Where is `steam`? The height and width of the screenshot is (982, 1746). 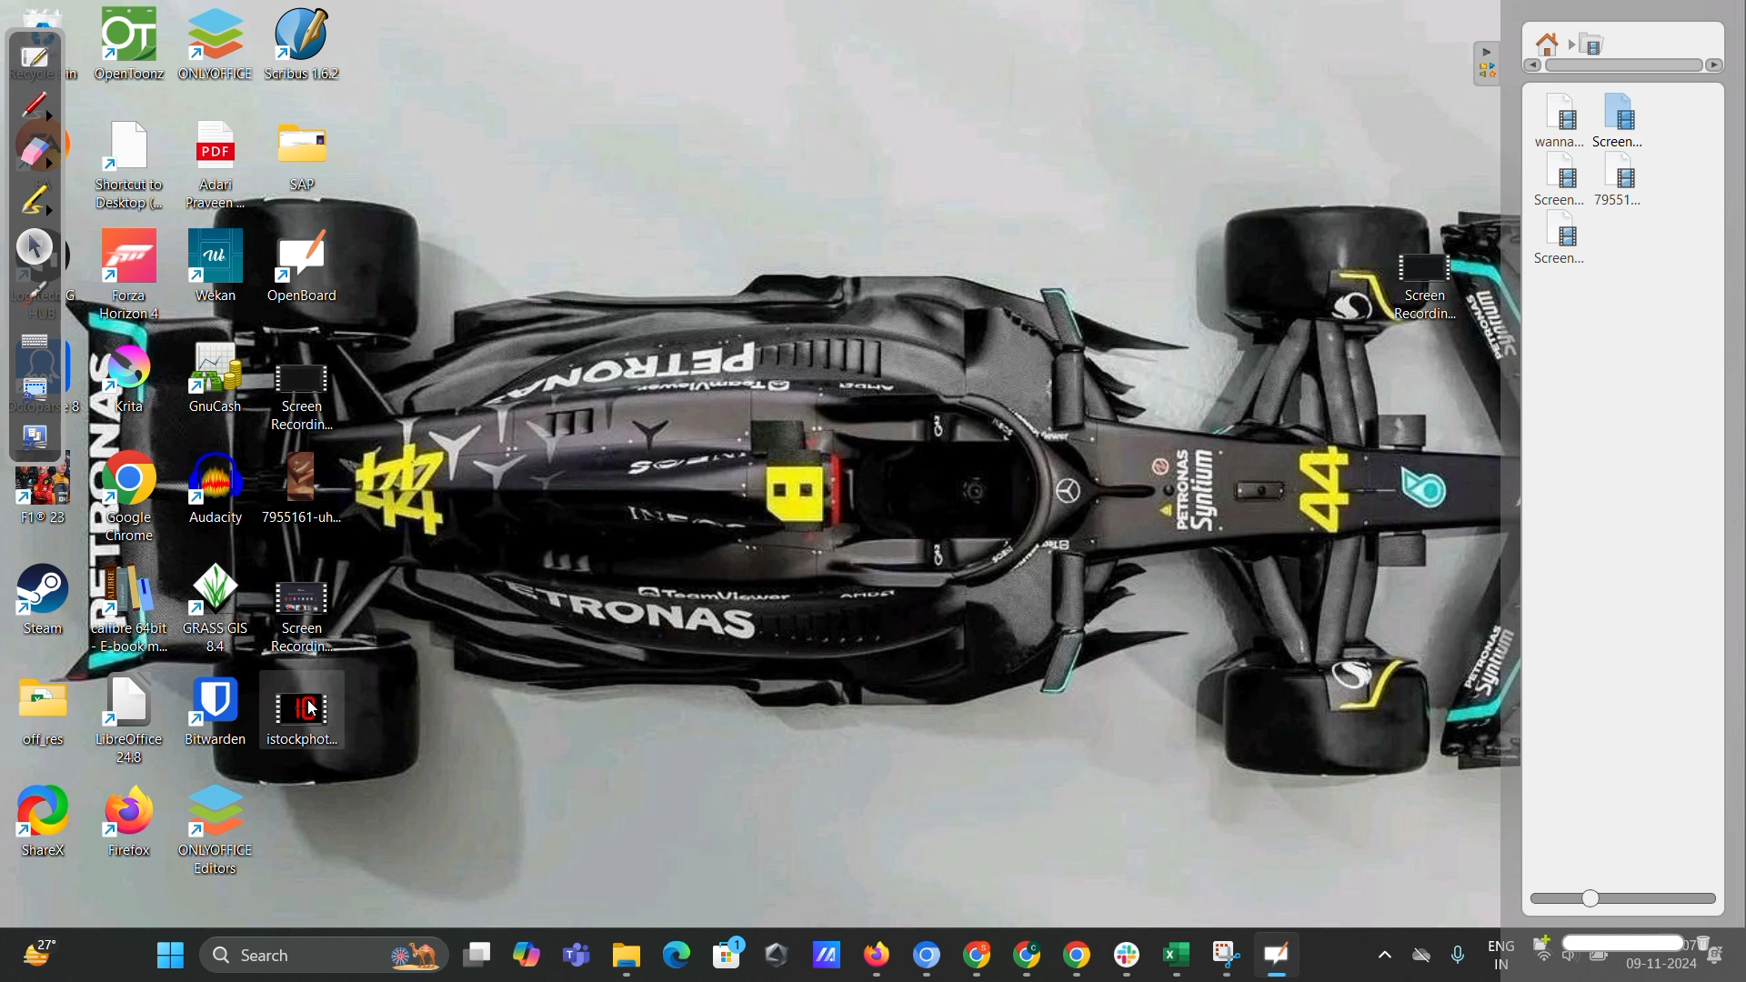
steam is located at coordinates (46, 602).